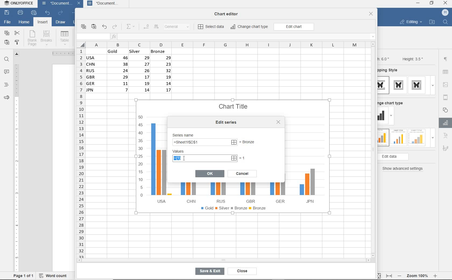  Describe the element at coordinates (400, 276) in the screenshot. I see `zoom out` at that location.